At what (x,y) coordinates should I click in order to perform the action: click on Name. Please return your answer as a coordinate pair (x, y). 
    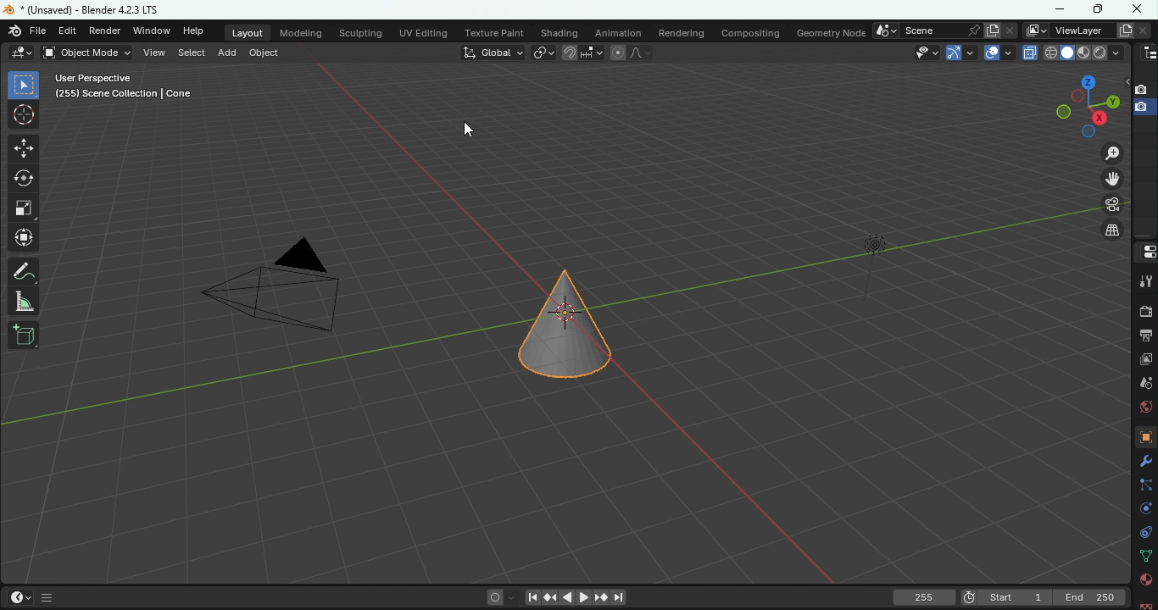
    Looking at the image, I should click on (1079, 29).